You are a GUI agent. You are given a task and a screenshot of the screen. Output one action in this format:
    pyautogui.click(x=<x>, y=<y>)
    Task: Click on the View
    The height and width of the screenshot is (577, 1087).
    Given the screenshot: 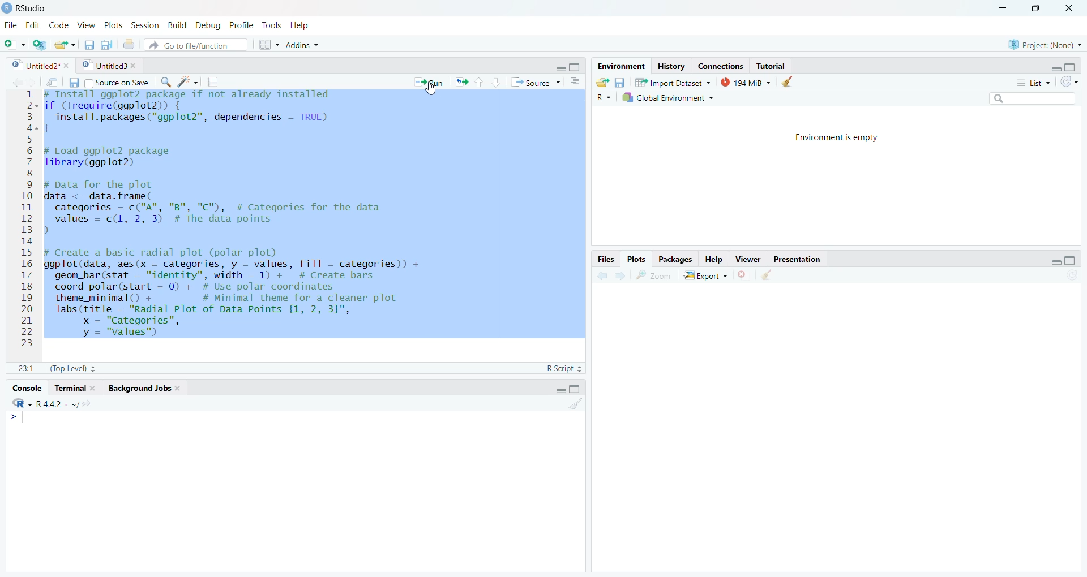 What is the action you would take?
    pyautogui.click(x=84, y=26)
    